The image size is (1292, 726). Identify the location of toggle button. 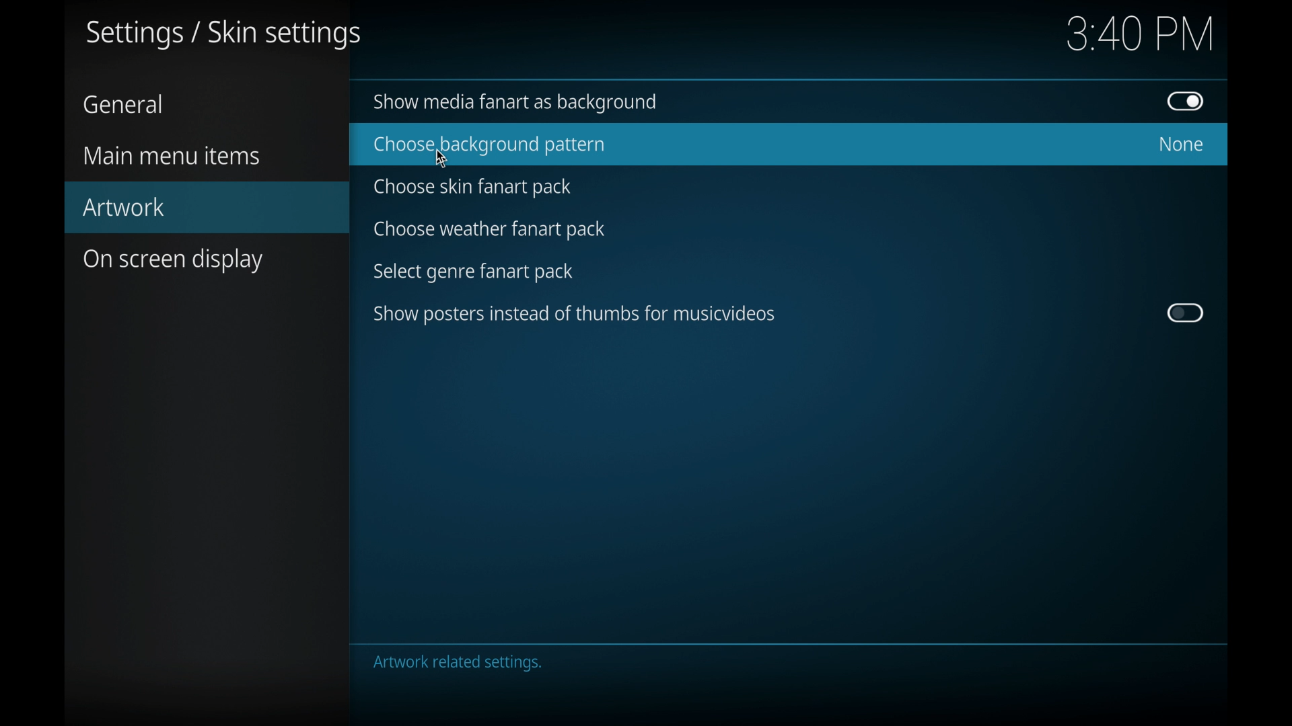
(1186, 101).